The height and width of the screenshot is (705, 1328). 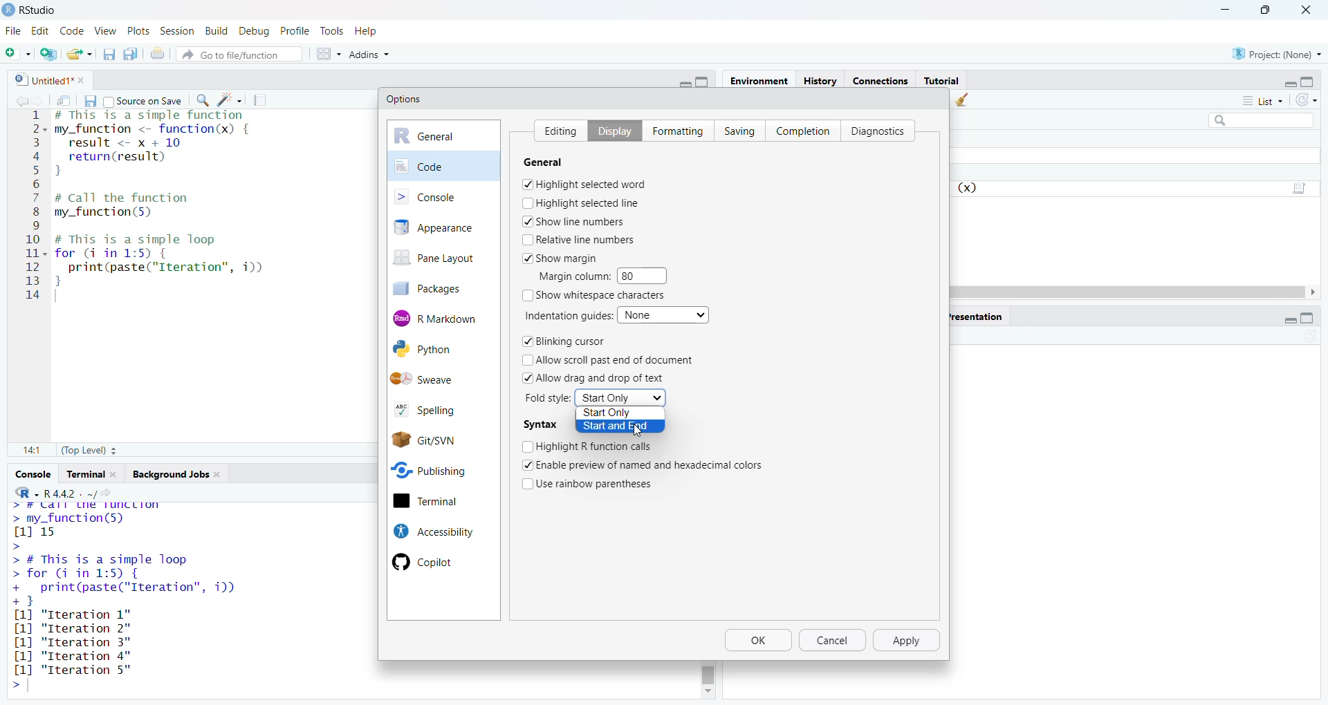 What do you see at coordinates (674, 129) in the screenshot?
I see `formatting` at bounding box center [674, 129].